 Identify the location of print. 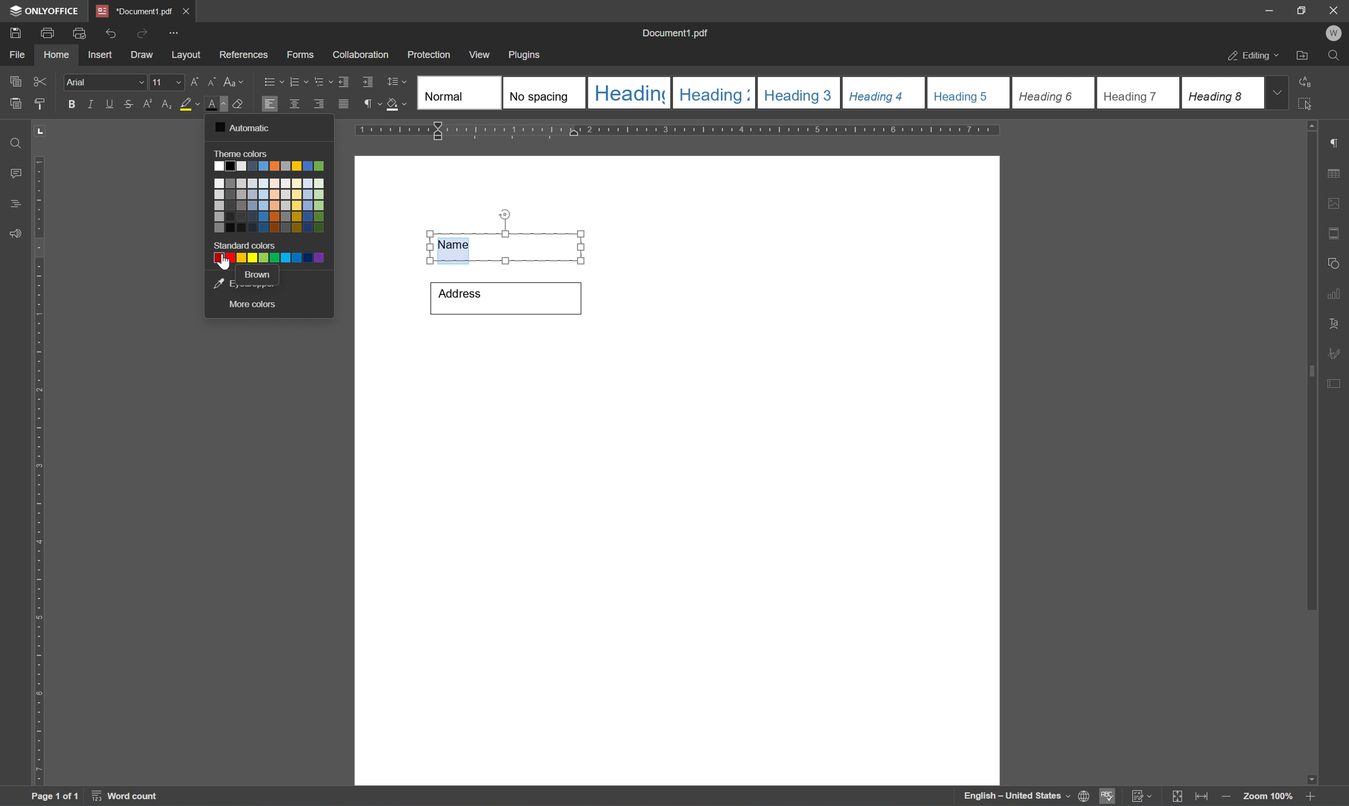
(45, 34).